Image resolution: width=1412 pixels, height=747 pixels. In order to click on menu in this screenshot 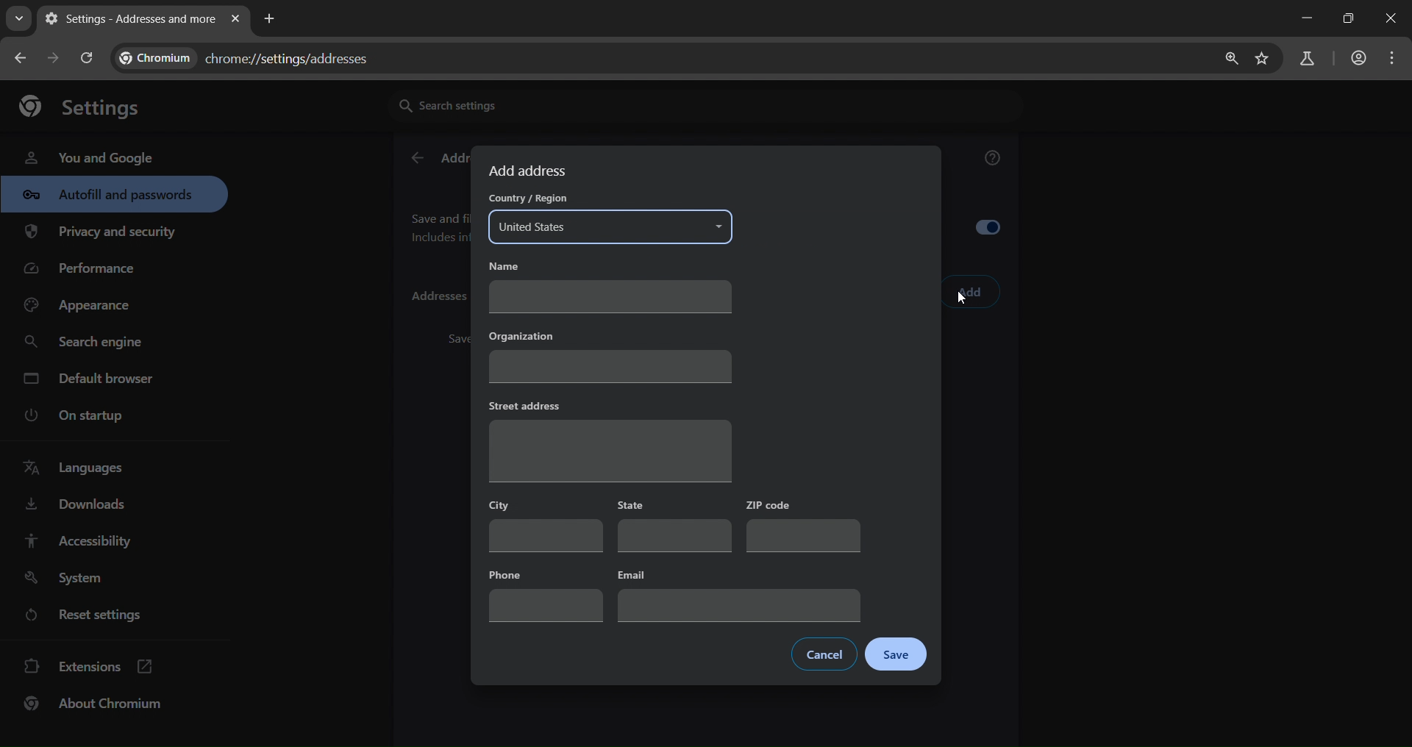, I will do `click(1396, 58)`.